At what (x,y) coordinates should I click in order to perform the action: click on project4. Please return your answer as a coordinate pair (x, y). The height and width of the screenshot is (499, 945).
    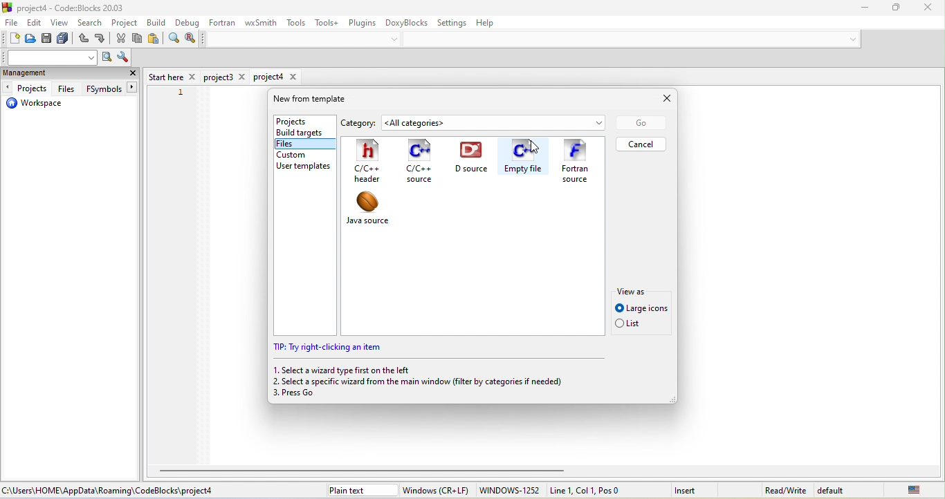
    Looking at the image, I should click on (276, 77).